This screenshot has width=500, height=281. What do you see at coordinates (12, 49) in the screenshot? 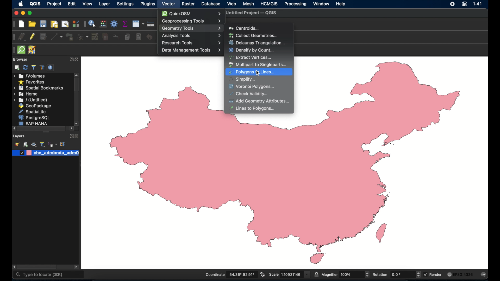
I see `drag handle` at bounding box center [12, 49].